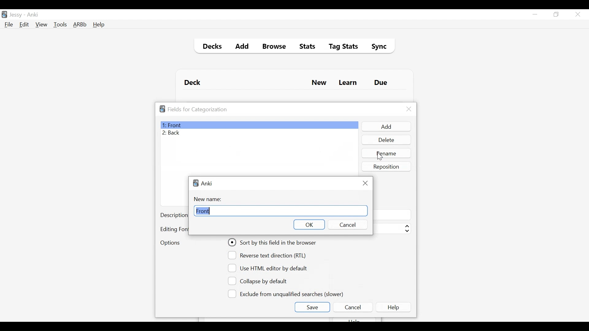 The width and height of the screenshot is (589, 331). What do you see at coordinates (174, 216) in the screenshot?
I see `Description` at bounding box center [174, 216].